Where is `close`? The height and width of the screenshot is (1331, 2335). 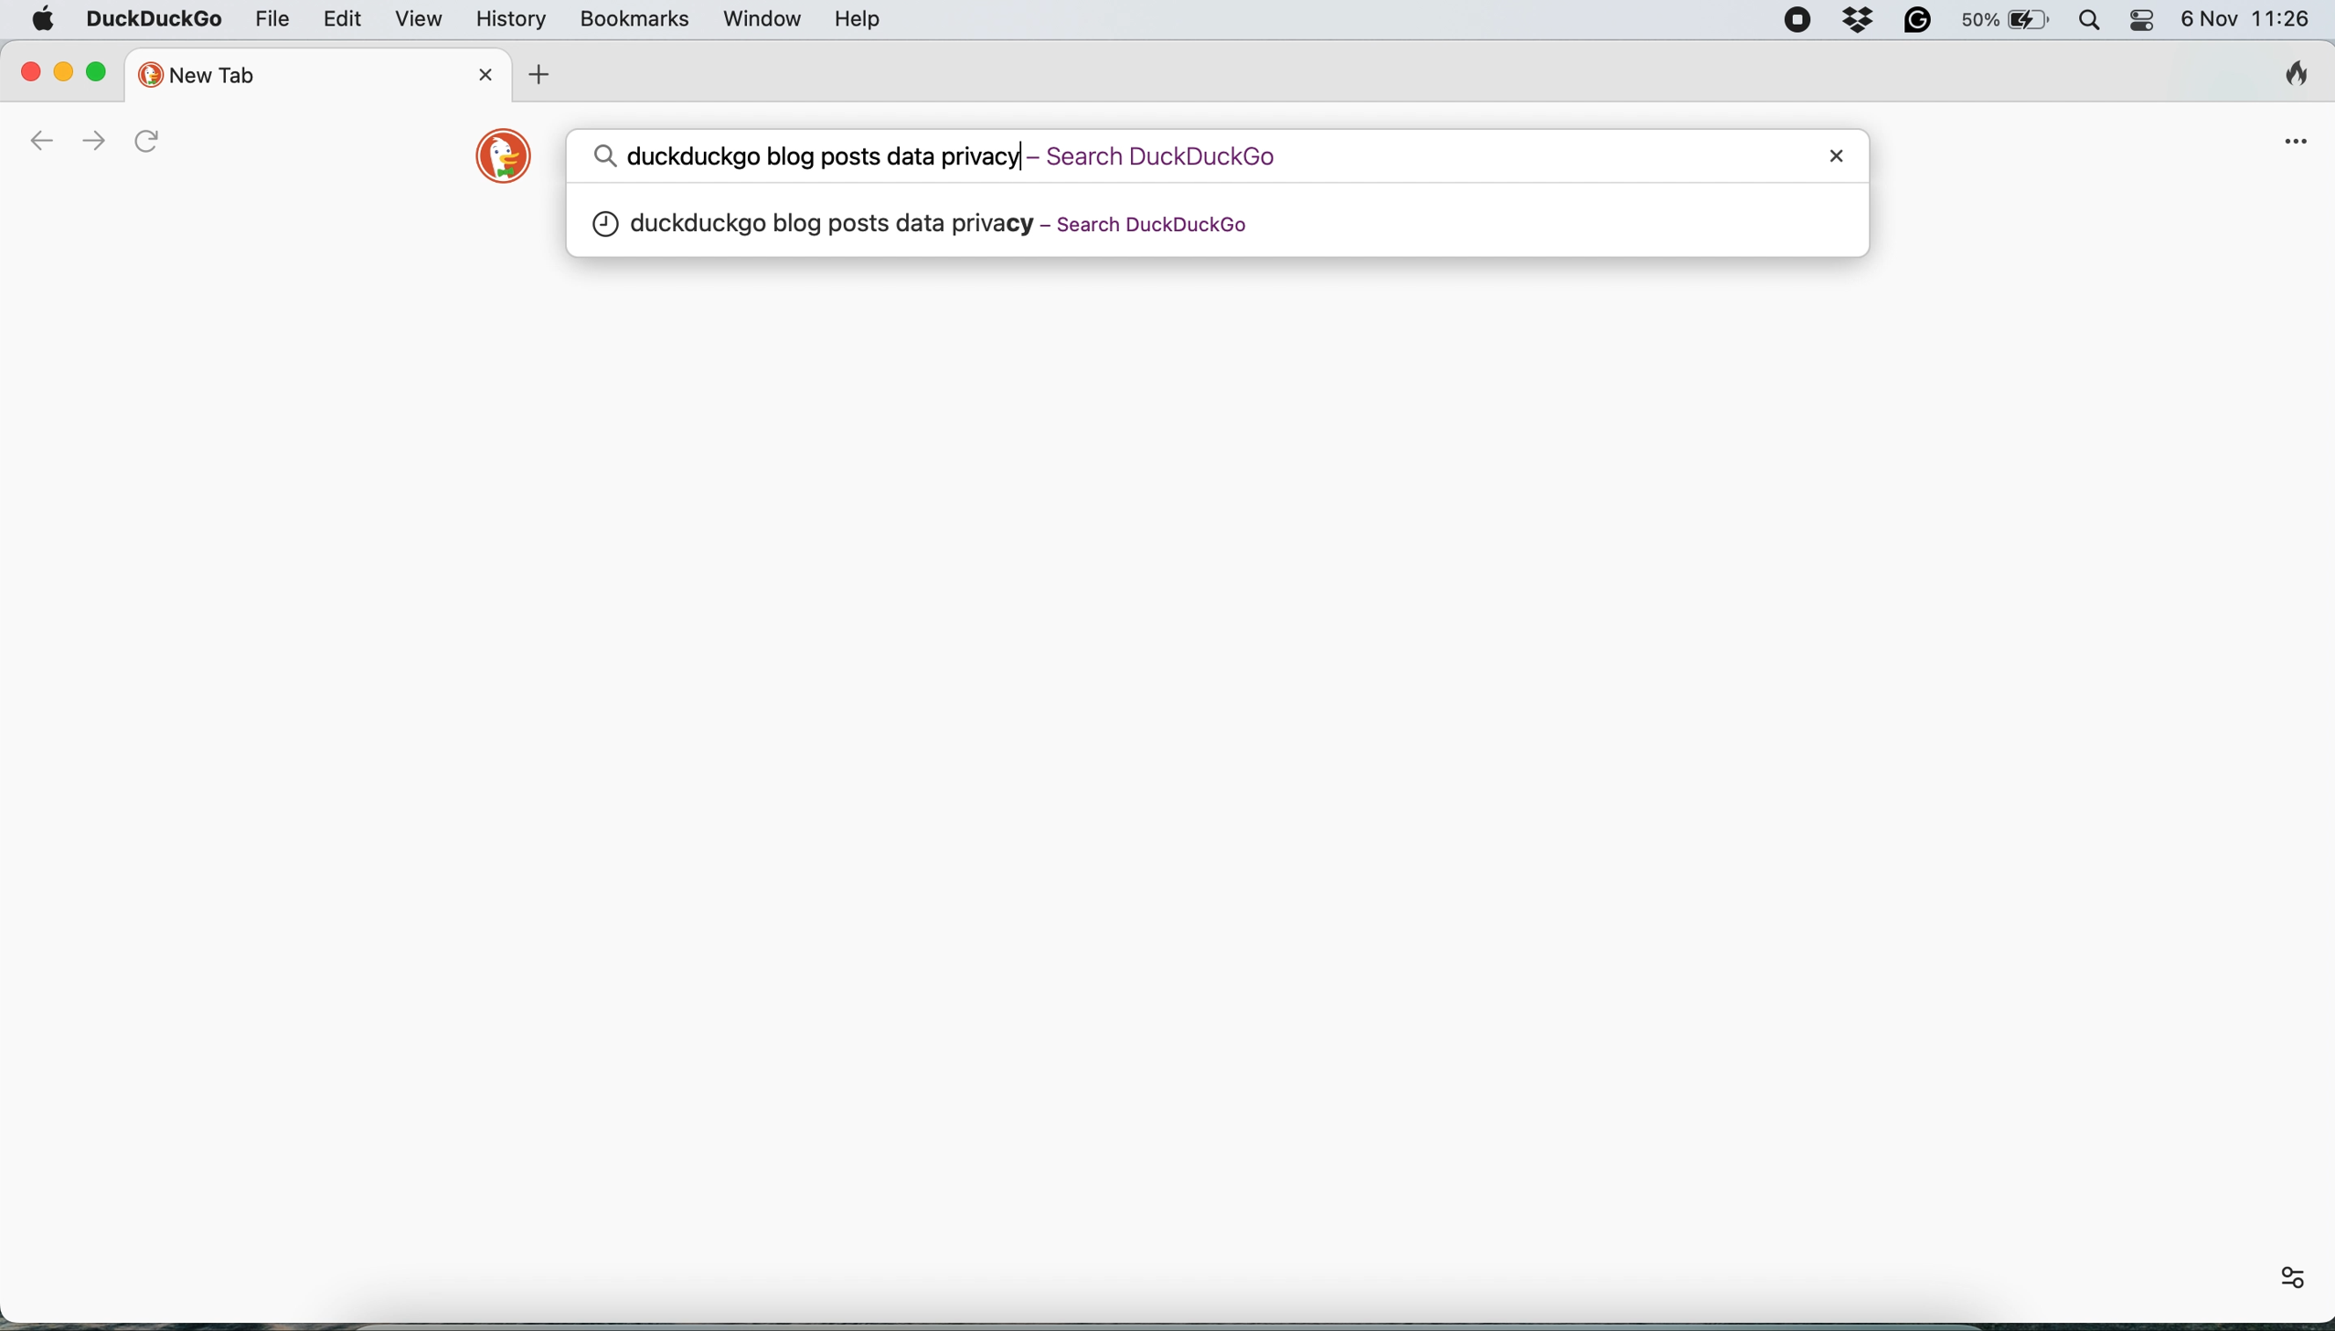
close is located at coordinates (28, 72).